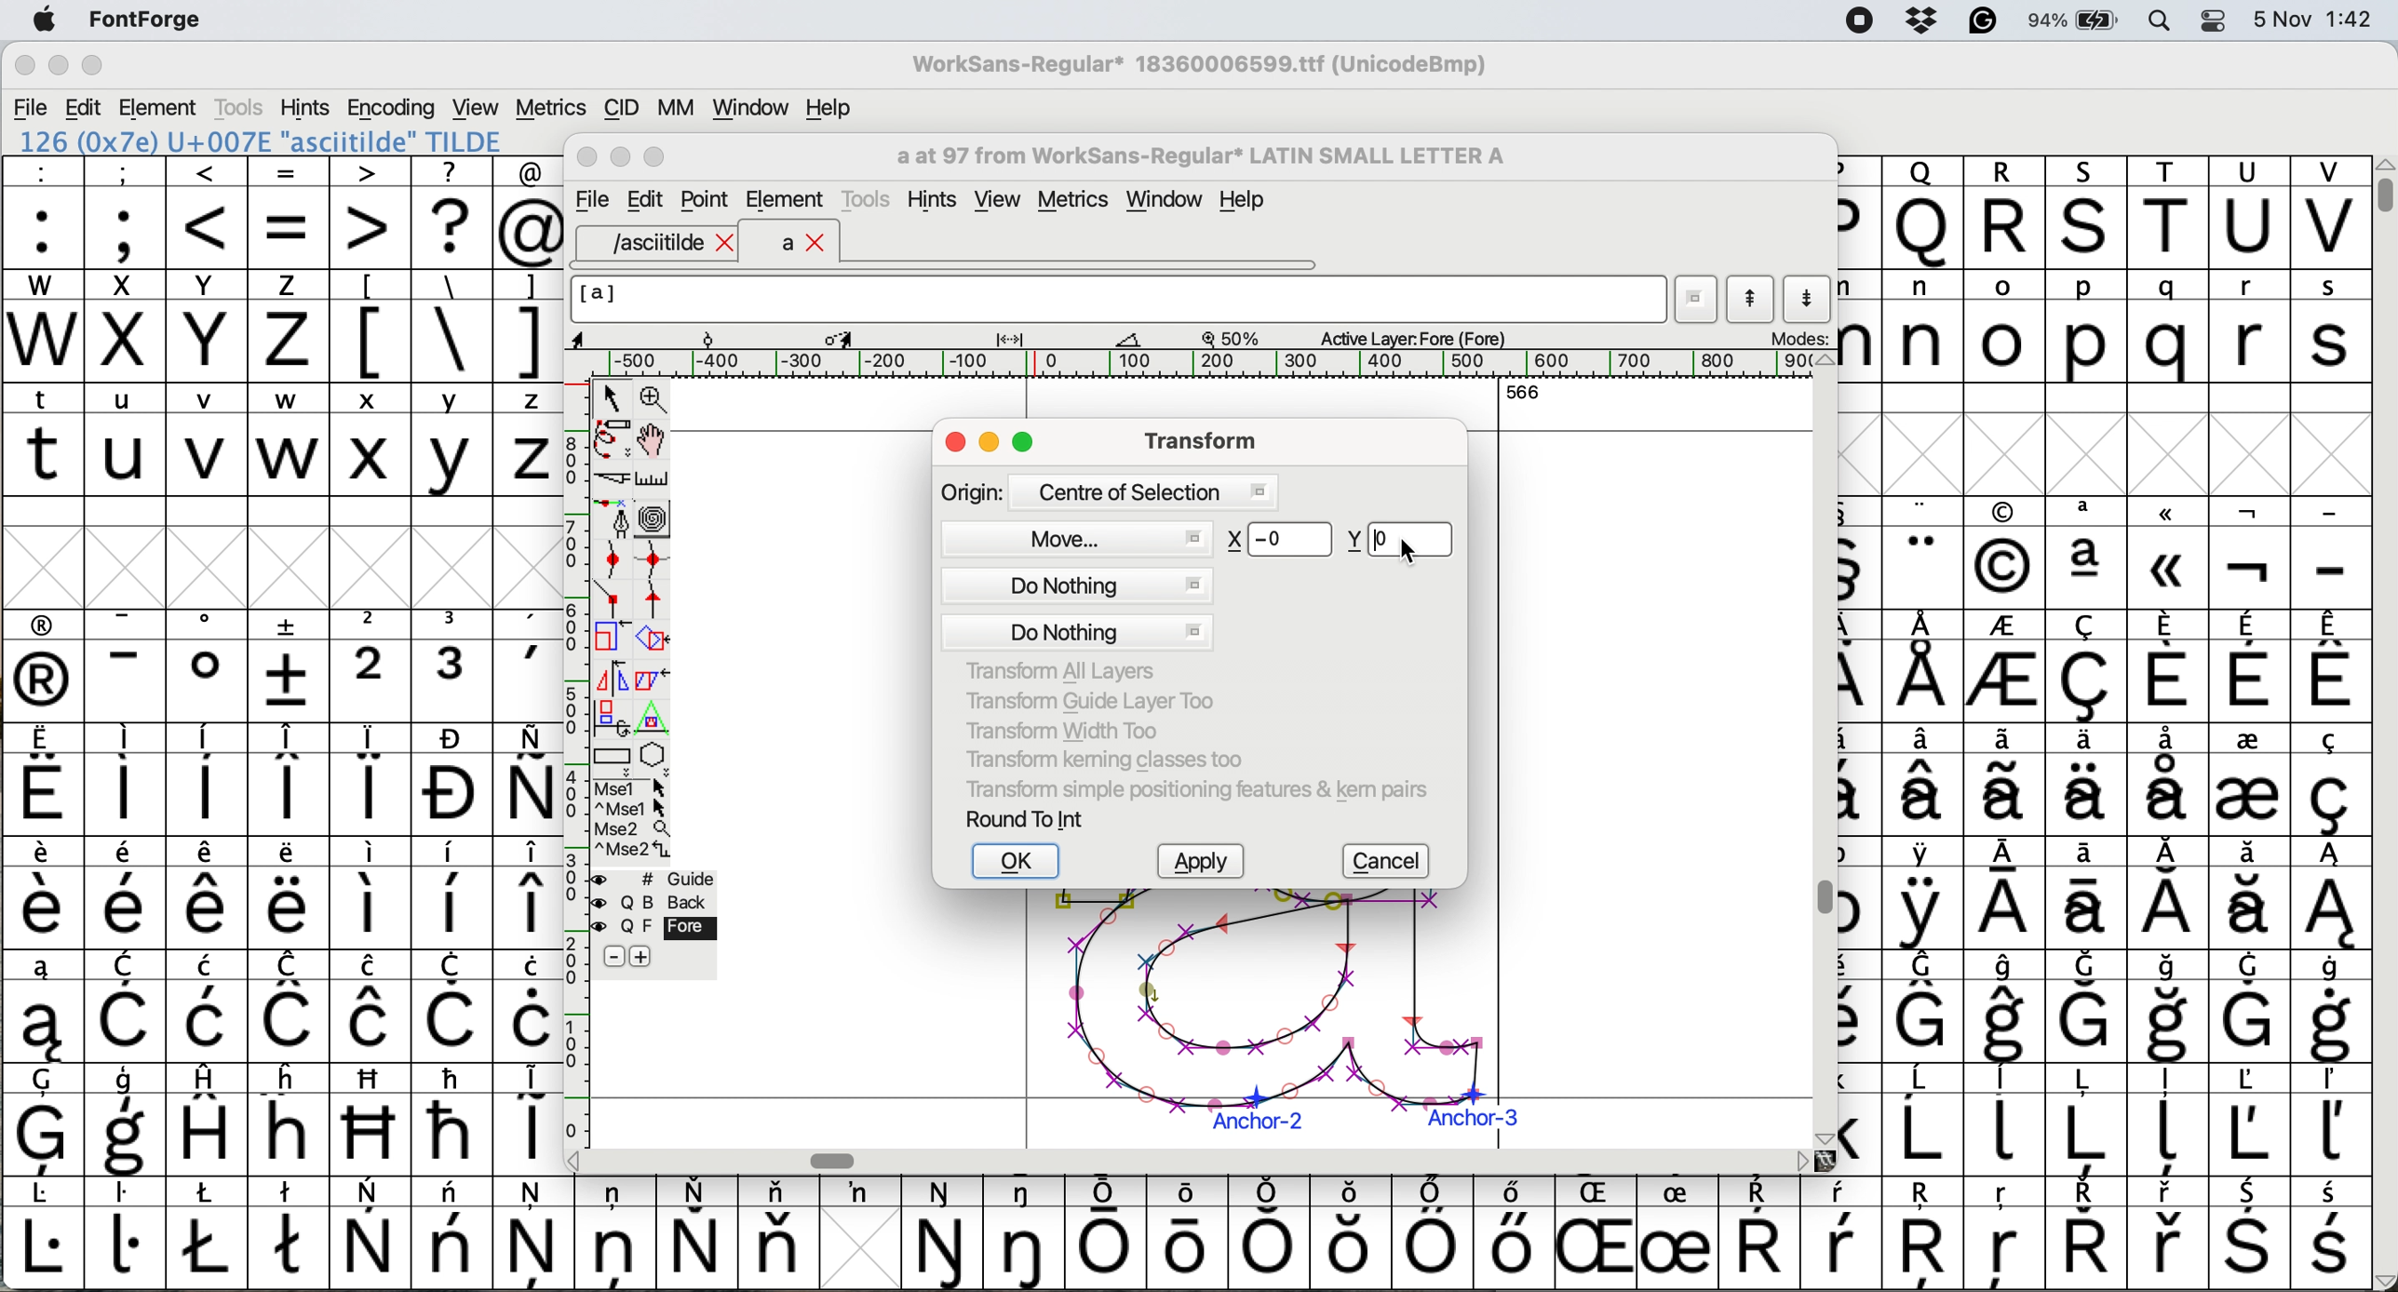 Image resolution: width=2398 pixels, height=1292 pixels. Describe the element at coordinates (654, 518) in the screenshot. I see `change whether spiro is active or not` at that location.